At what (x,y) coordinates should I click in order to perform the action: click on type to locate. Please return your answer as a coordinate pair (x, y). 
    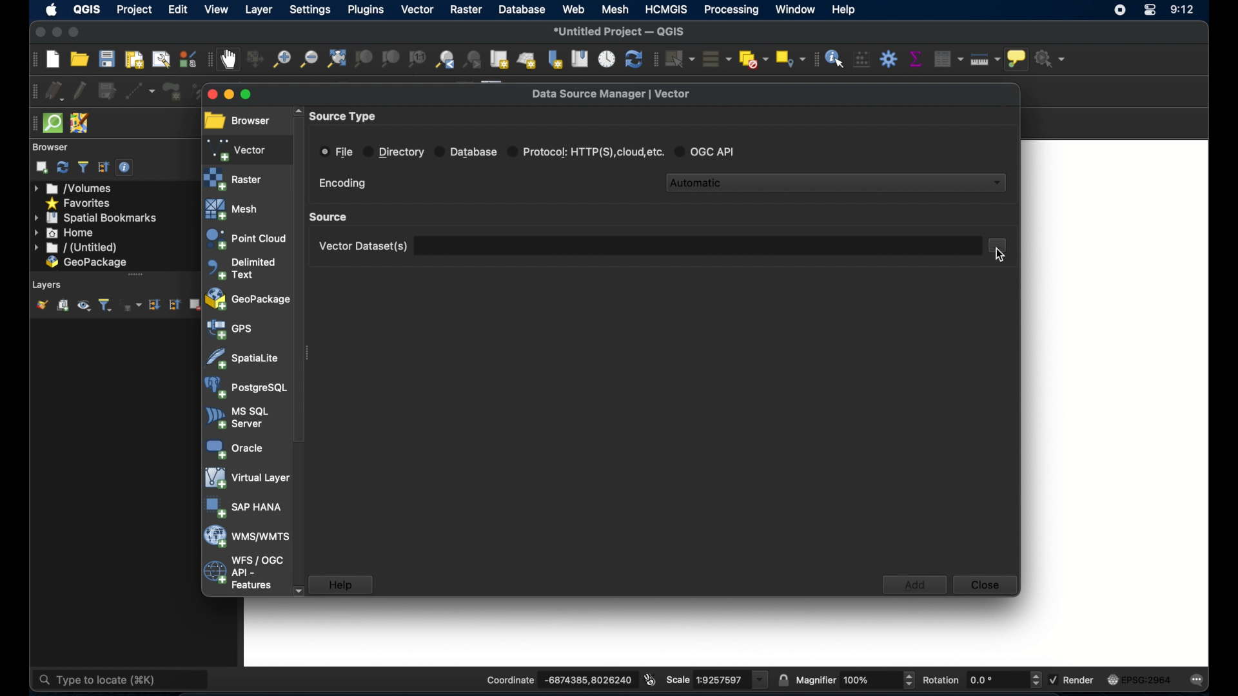
    Looking at the image, I should click on (90, 679).